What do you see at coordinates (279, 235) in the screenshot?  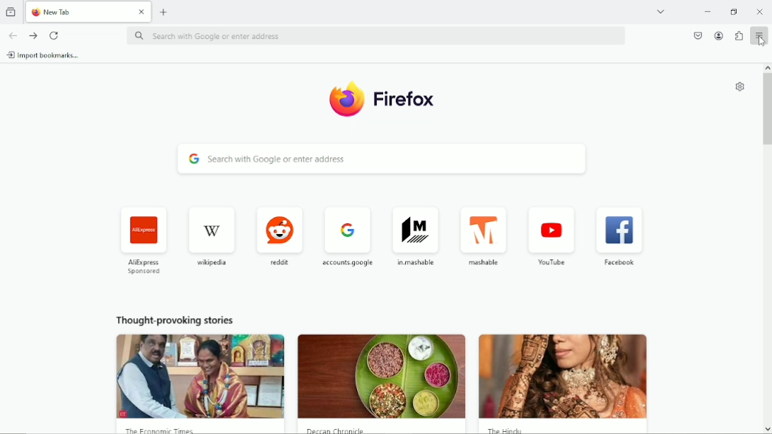 I see `reddit` at bounding box center [279, 235].